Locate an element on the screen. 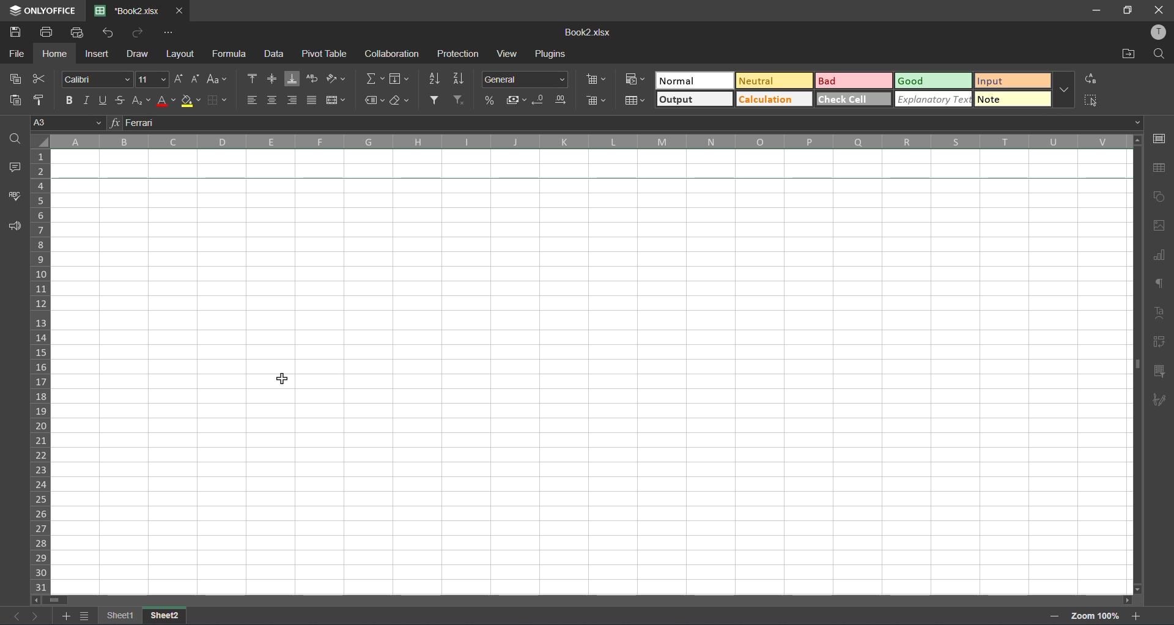 This screenshot has width=1174, height=625. sub/superscript is located at coordinates (141, 100).